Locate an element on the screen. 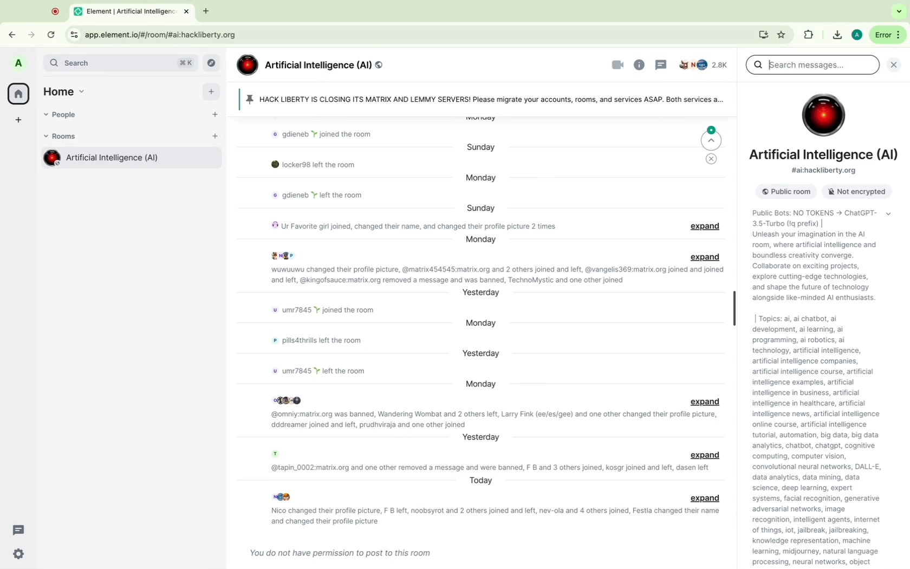 The image size is (910, 569). quick settings is located at coordinates (19, 554).